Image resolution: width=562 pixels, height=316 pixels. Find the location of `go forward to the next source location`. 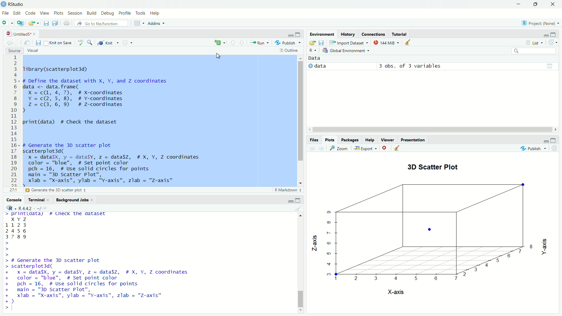

go forward to the next source location is located at coordinates (17, 43).